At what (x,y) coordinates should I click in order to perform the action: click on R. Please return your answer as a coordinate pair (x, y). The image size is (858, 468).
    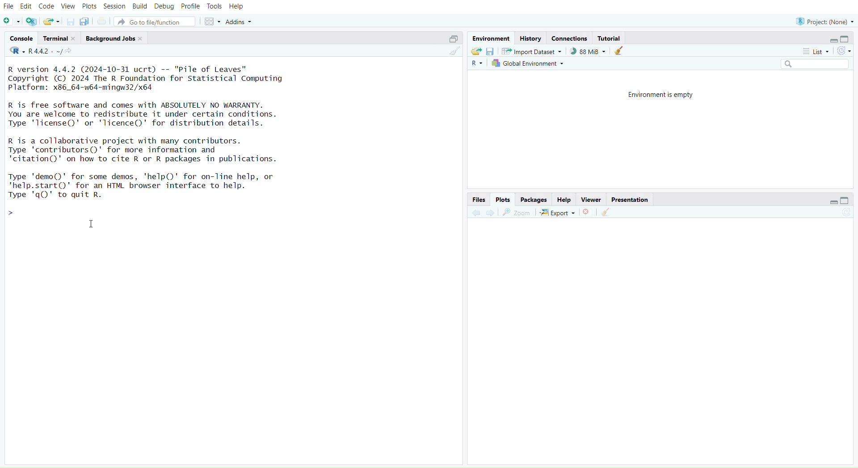
    Looking at the image, I should click on (477, 64).